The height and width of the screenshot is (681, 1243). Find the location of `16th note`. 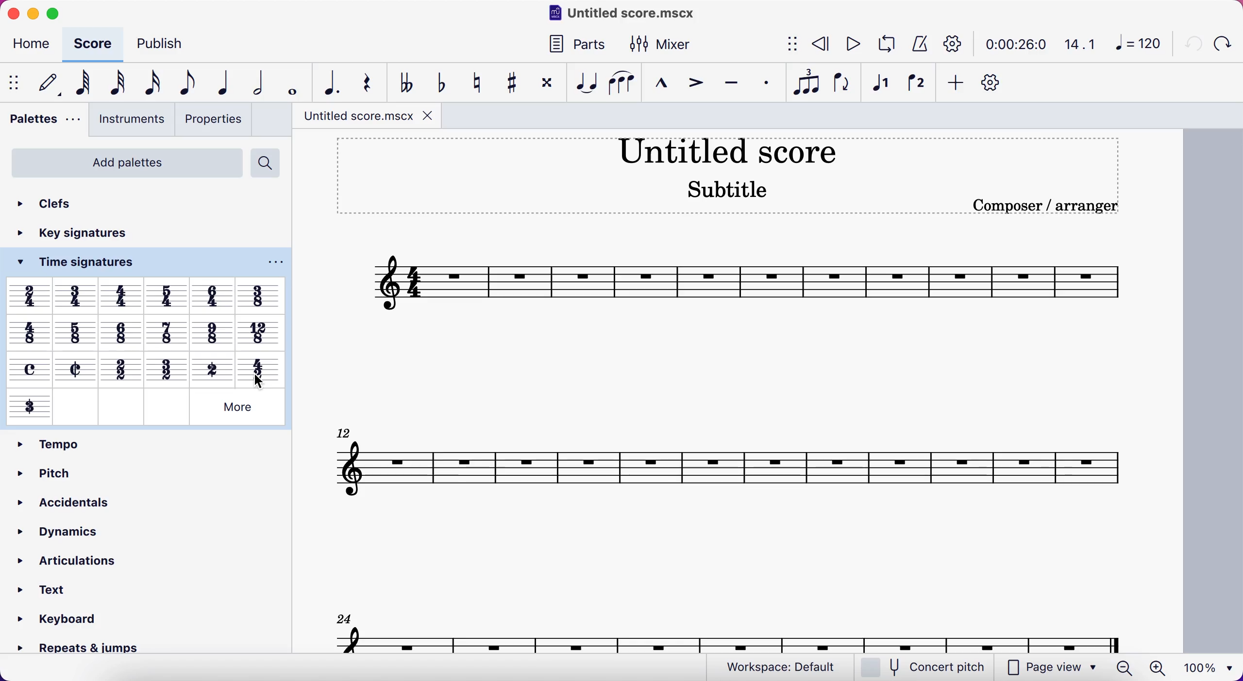

16th note is located at coordinates (149, 82).